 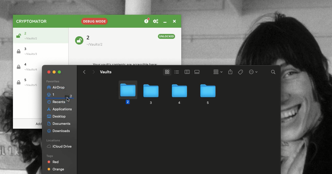 What do you see at coordinates (59, 147) in the screenshot?
I see `iCloud Drive` at bounding box center [59, 147].